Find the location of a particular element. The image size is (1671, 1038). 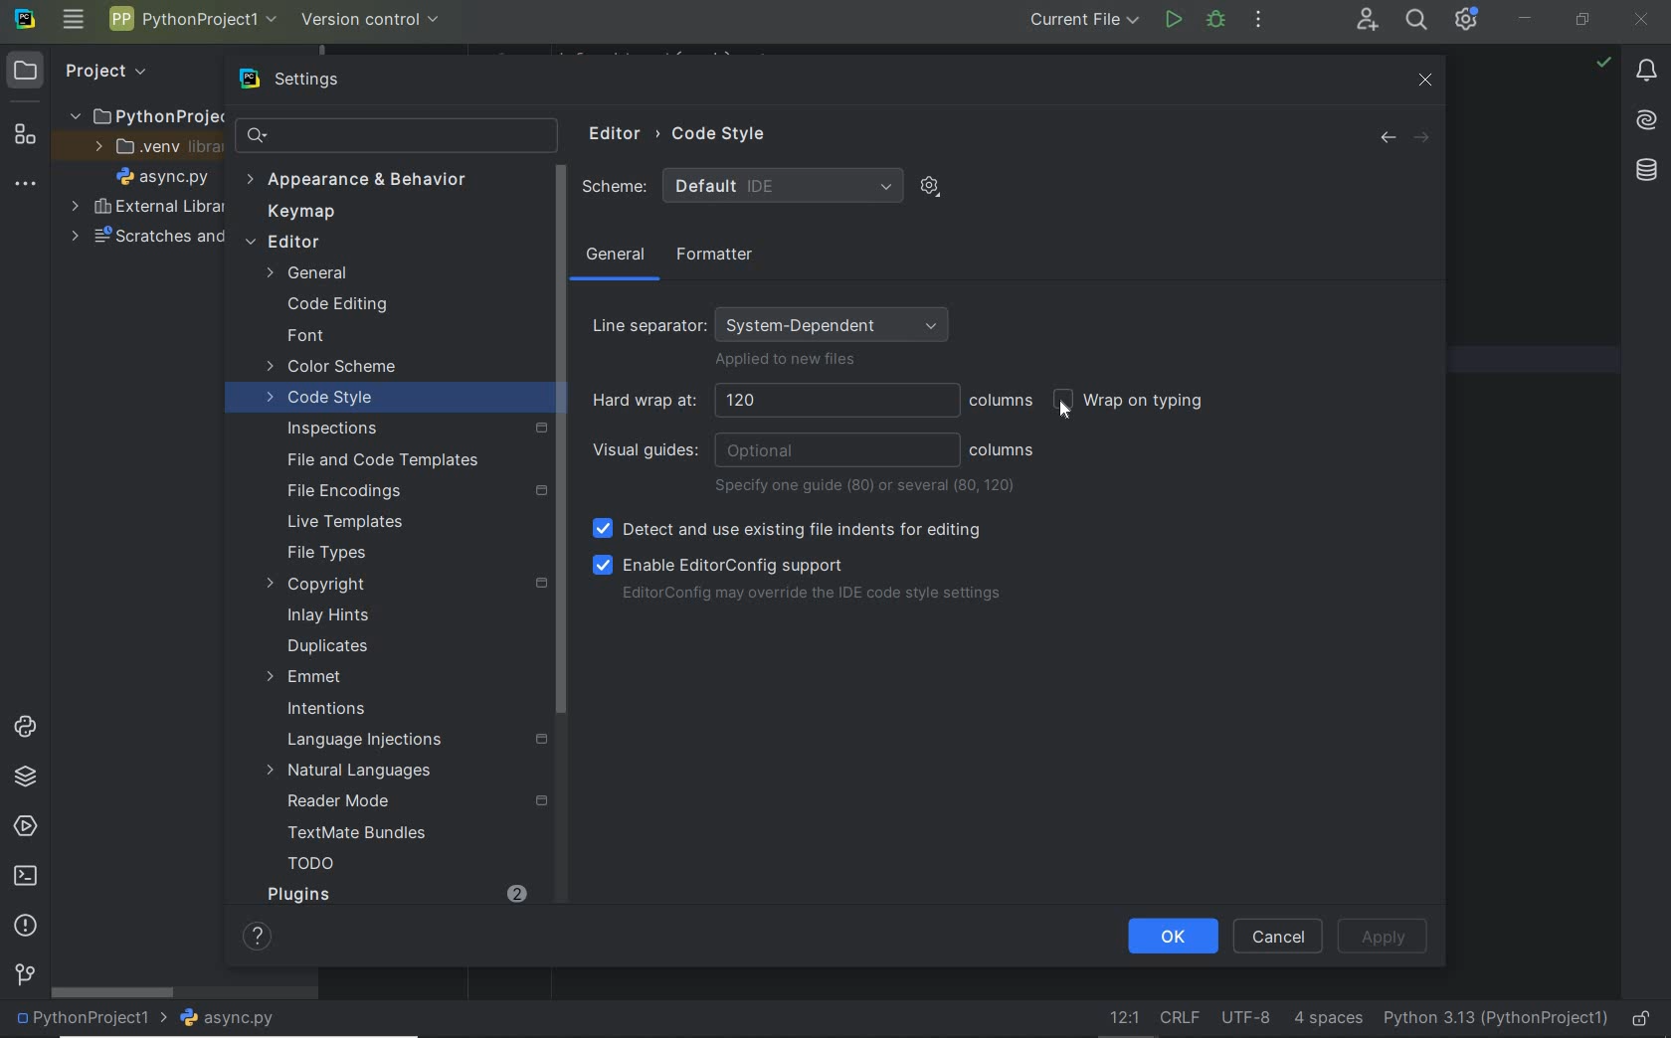

Code Style is located at coordinates (723, 132).